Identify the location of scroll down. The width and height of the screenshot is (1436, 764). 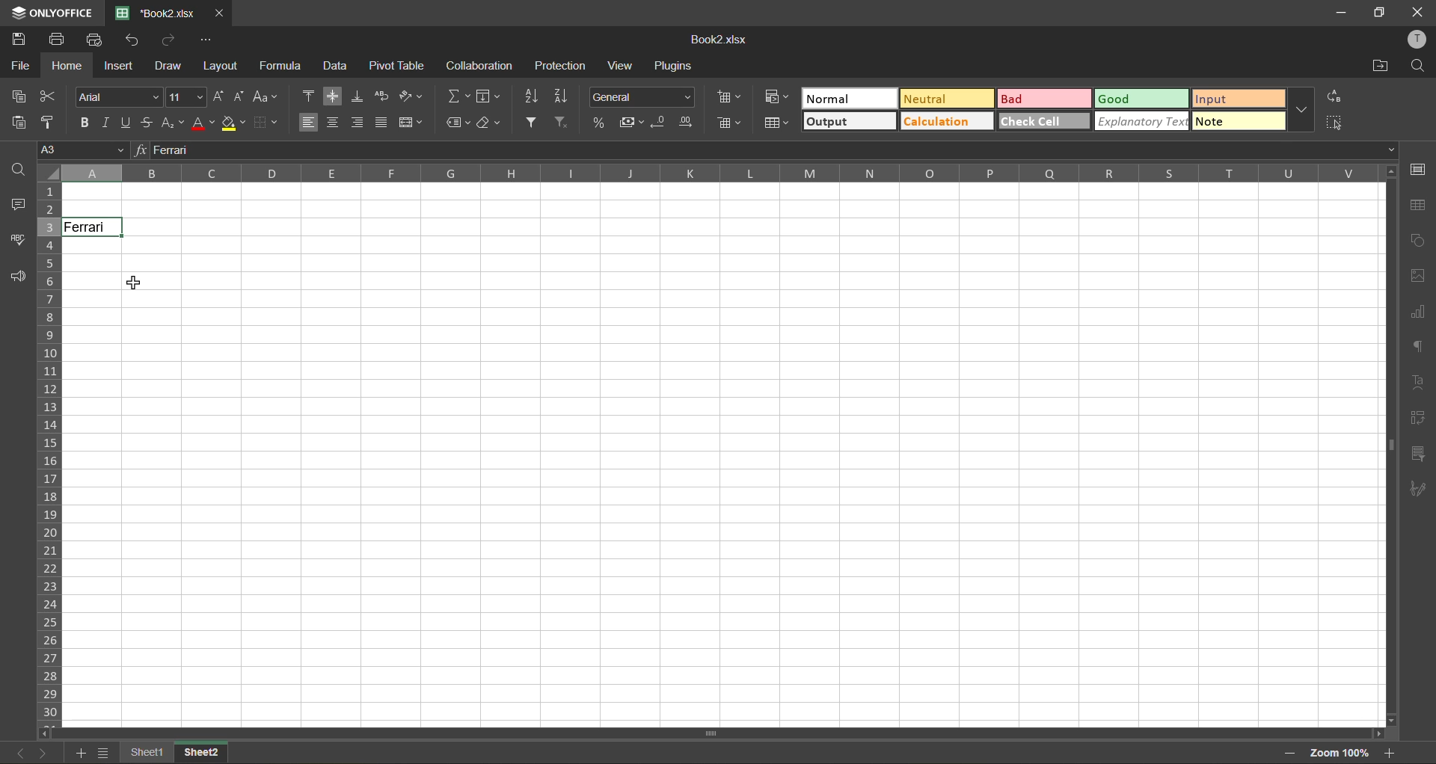
(1393, 721).